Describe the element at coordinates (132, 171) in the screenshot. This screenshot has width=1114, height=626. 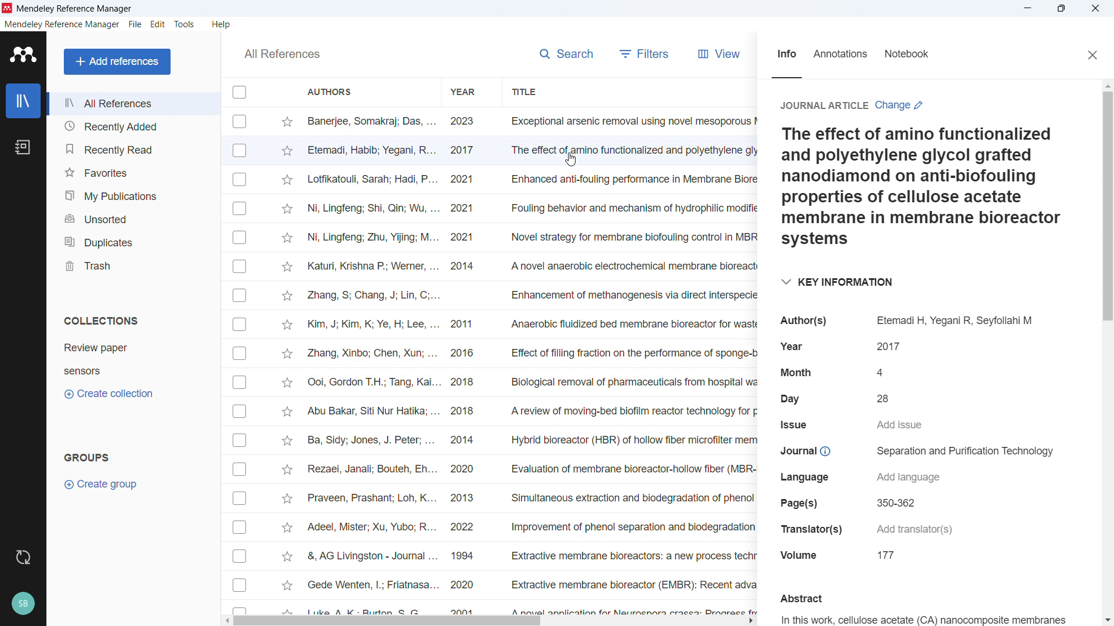
I see `favourites ` at that location.